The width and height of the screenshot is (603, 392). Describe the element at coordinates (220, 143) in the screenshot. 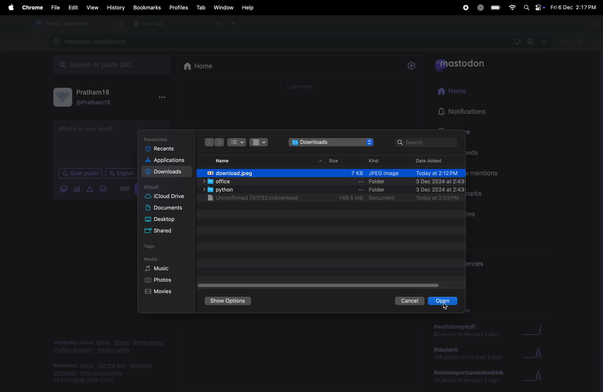

I see `forward` at that location.